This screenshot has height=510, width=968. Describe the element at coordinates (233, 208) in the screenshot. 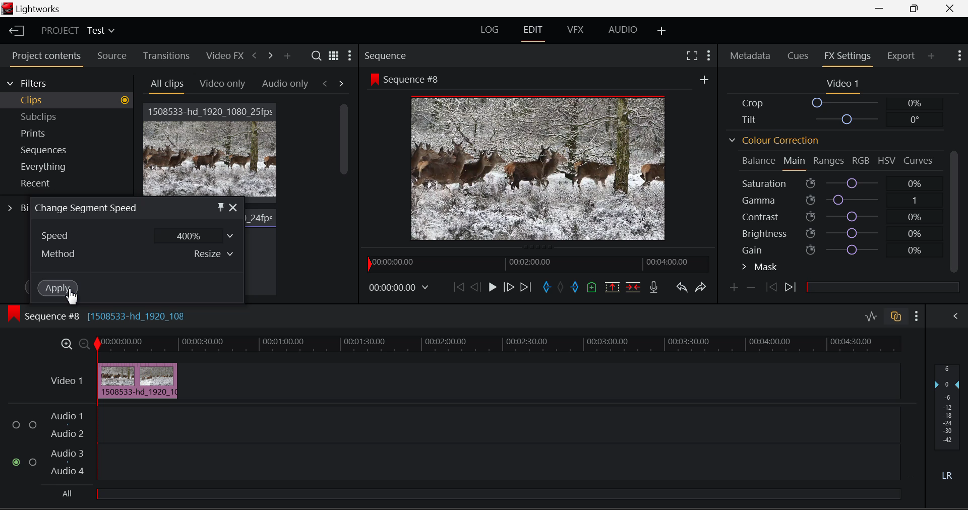

I see `Close` at that location.